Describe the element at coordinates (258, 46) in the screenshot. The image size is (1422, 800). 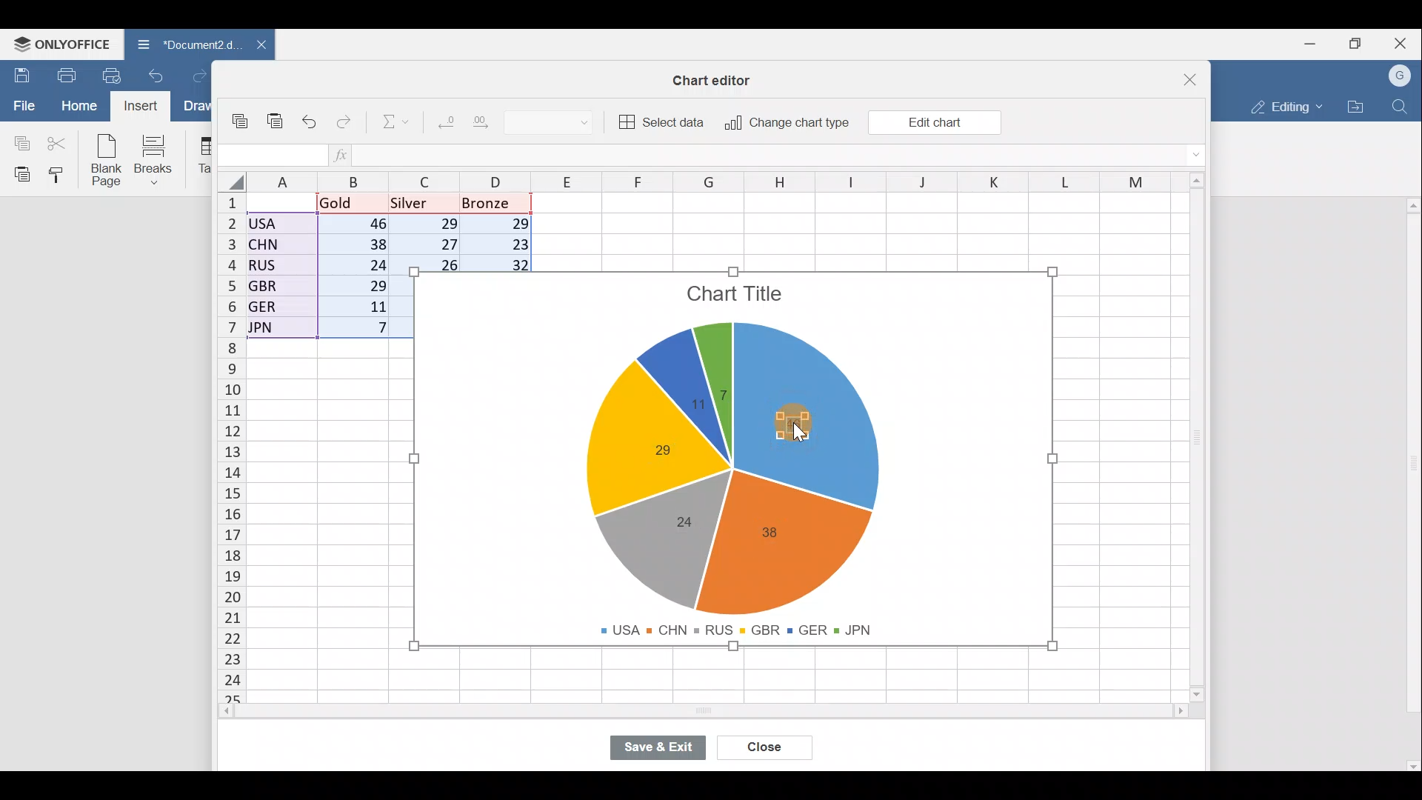
I see `Close document` at that location.